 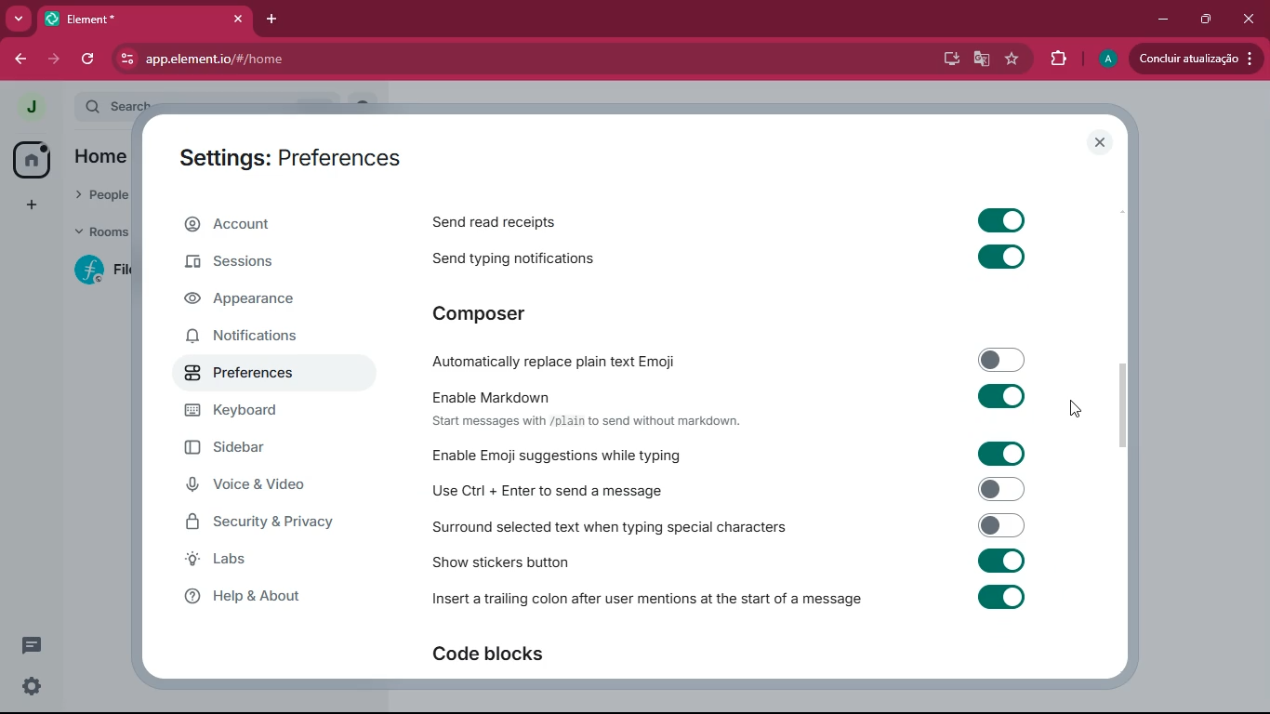 What do you see at coordinates (267, 487) in the screenshot?
I see `voice` at bounding box center [267, 487].